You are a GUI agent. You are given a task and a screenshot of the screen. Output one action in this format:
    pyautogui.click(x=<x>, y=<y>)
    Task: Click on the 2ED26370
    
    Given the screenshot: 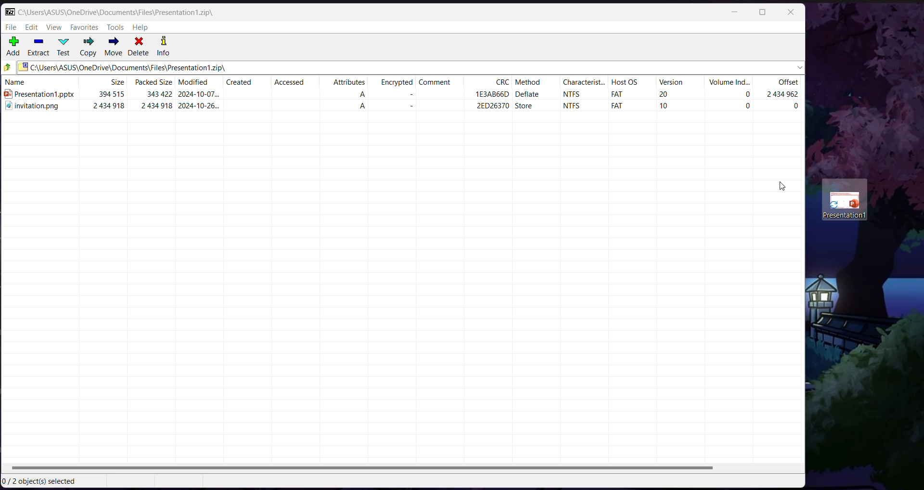 What is the action you would take?
    pyautogui.click(x=482, y=107)
    